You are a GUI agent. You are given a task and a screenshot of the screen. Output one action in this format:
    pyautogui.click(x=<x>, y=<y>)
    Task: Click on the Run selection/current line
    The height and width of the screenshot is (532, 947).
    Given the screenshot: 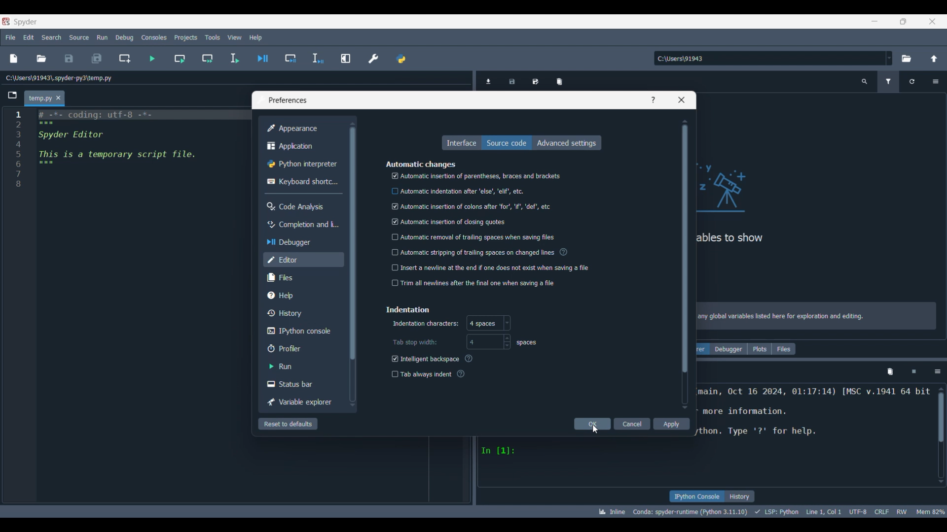 What is the action you would take?
    pyautogui.click(x=234, y=59)
    